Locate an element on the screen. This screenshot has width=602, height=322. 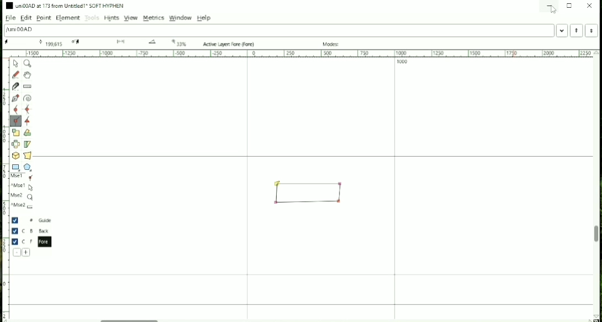
Cut splines in two is located at coordinates (15, 87).